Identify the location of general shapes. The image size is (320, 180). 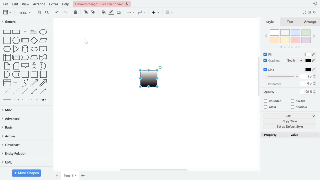
(34, 49).